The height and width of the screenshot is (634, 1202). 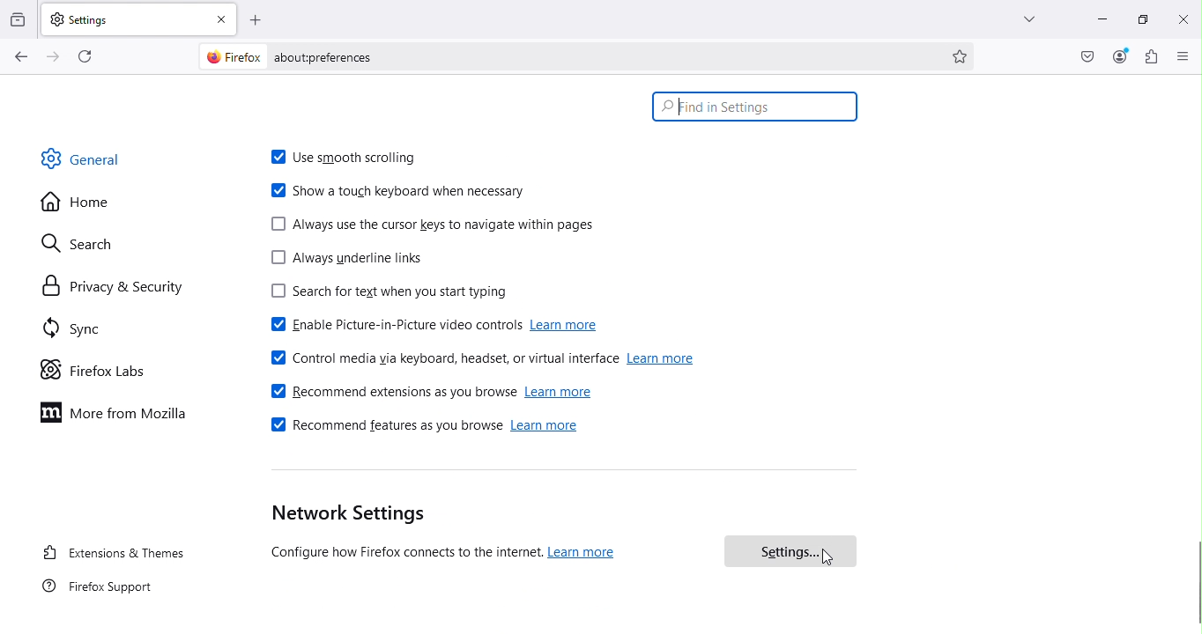 What do you see at coordinates (87, 240) in the screenshot?
I see `Search` at bounding box center [87, 240].